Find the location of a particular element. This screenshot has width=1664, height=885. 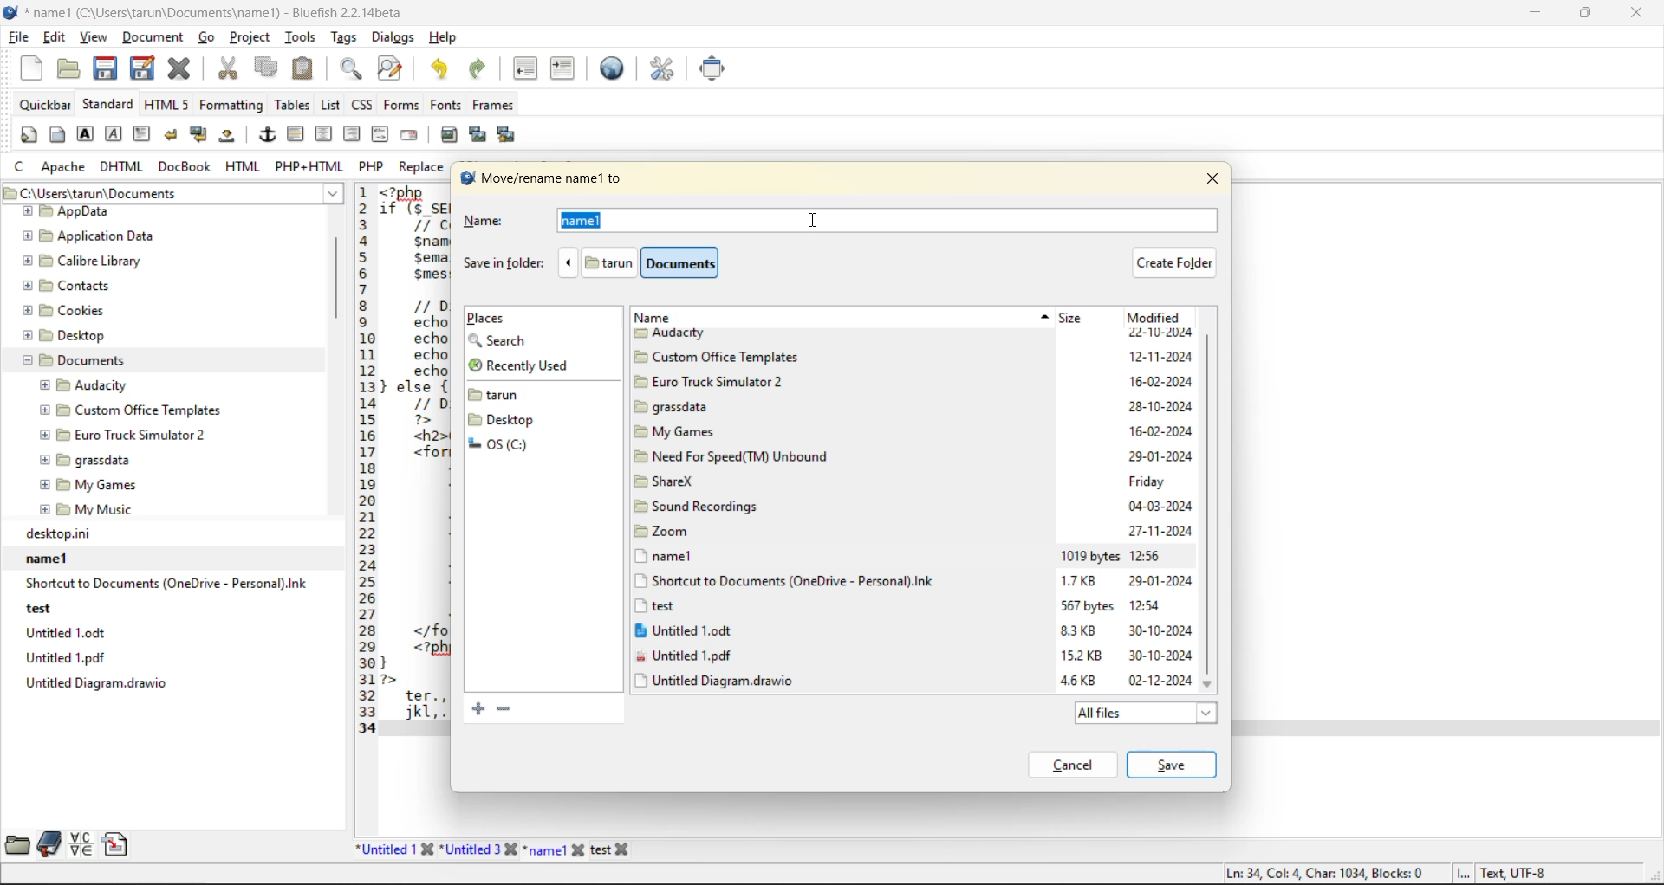

non breaking space is located at coordinates (231, 137).